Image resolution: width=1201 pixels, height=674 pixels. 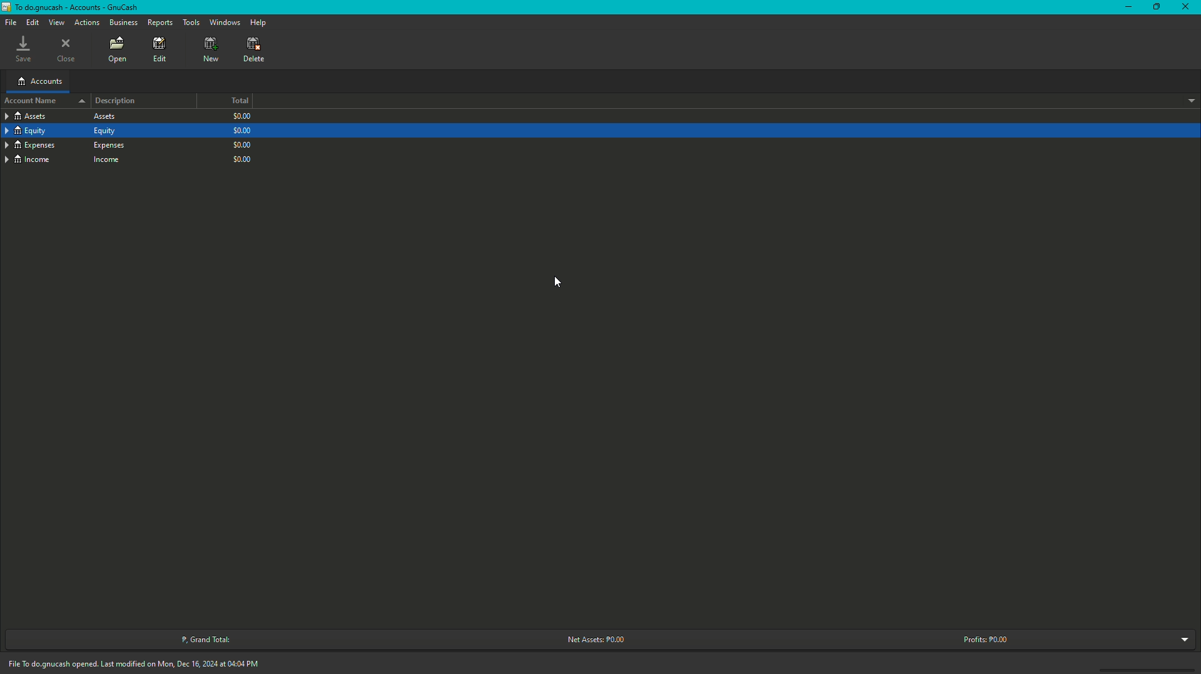 What do you see at coordinates (12, 23) in the screenshot?
I see `File` at bounding box center [12, 23].